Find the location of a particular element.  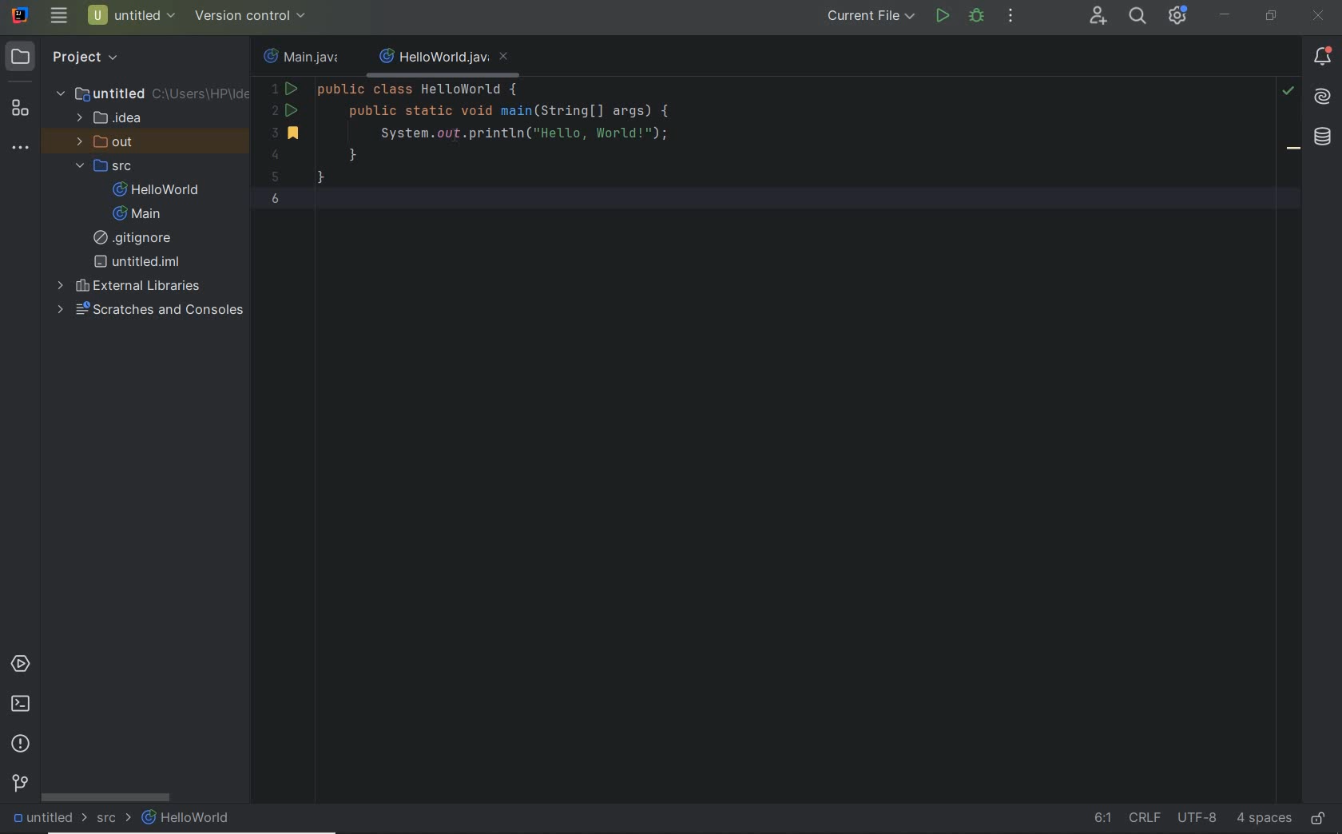

HelloWorld.java(file name) is located at coordinates (444, 58).